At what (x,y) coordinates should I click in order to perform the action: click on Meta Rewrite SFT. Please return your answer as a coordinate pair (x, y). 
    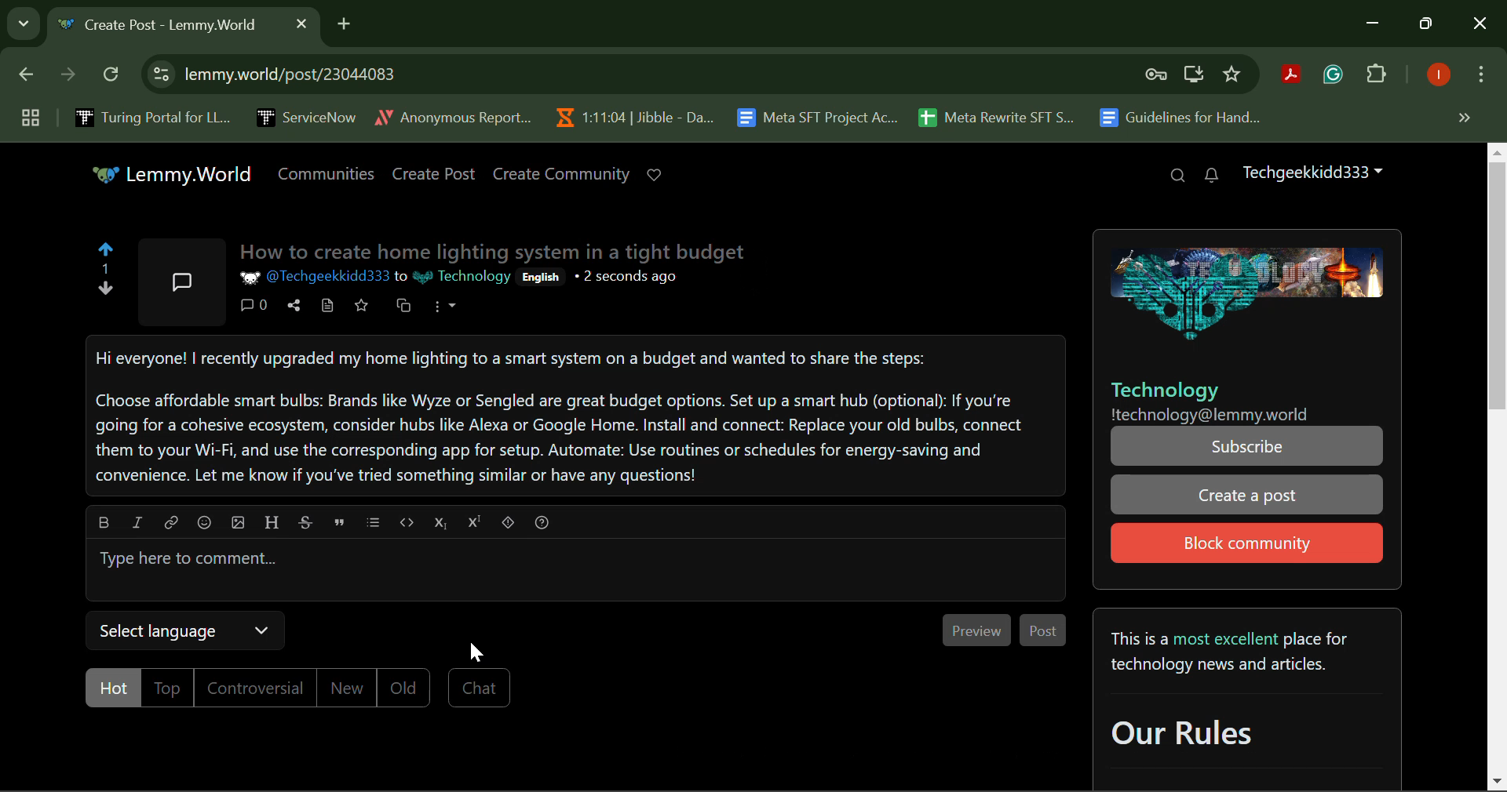
    Looking at the image, I should click on (1002, 115).